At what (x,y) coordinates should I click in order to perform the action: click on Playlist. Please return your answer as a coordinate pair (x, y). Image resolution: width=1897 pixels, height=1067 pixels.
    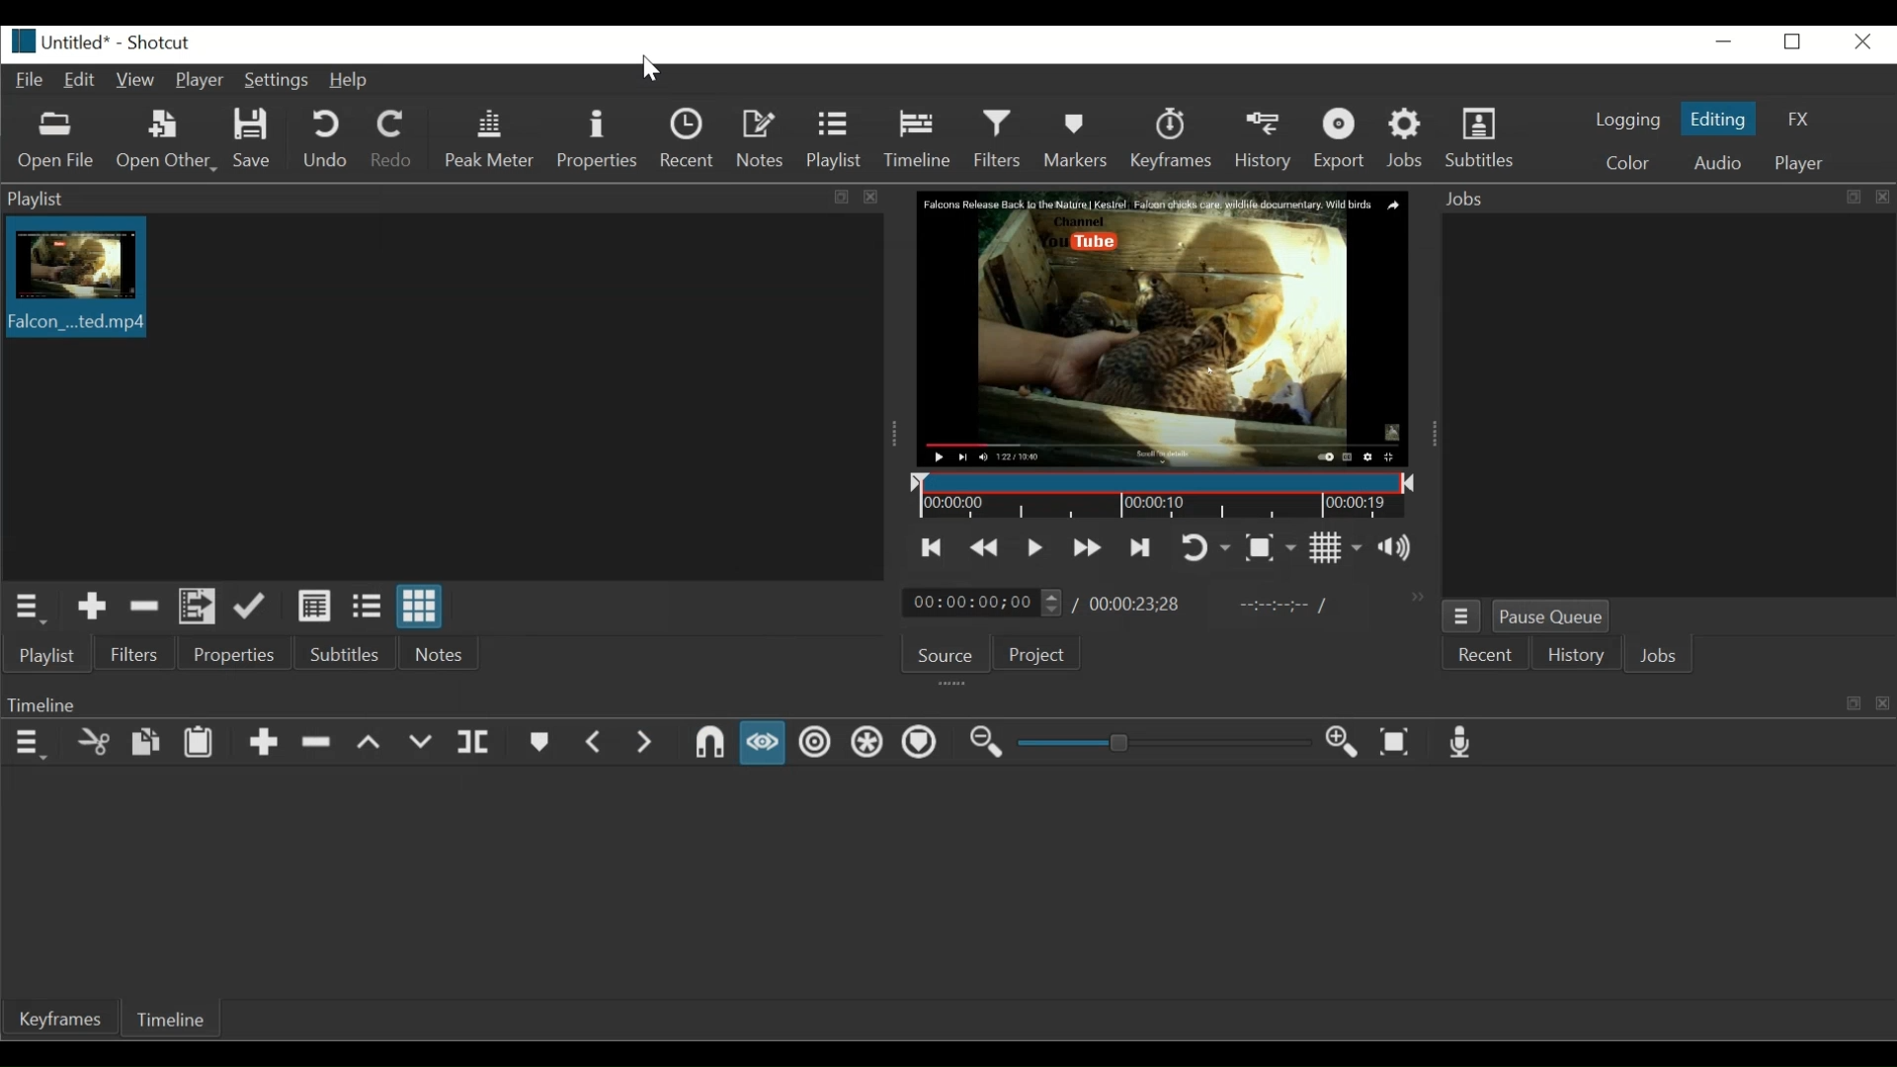
    Looking at the image, I should click on (835, 140).